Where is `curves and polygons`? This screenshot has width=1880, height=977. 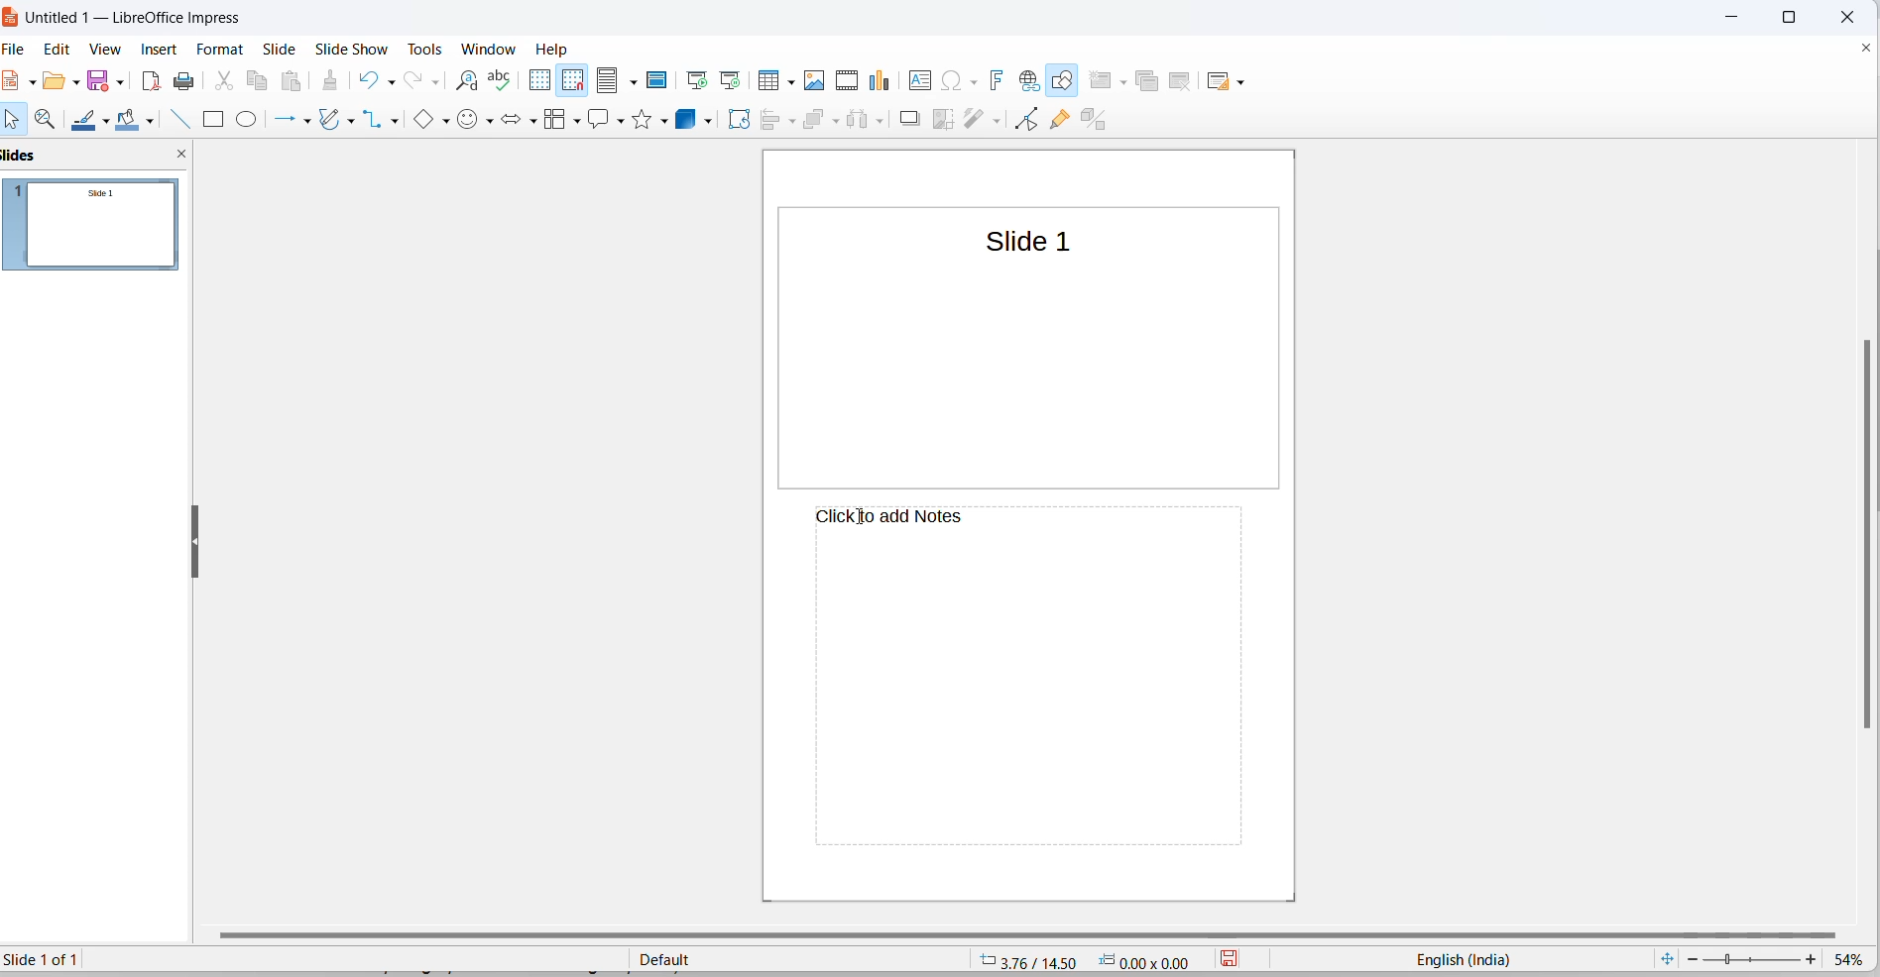
curves and polygons is located at coordinates (332, 122).